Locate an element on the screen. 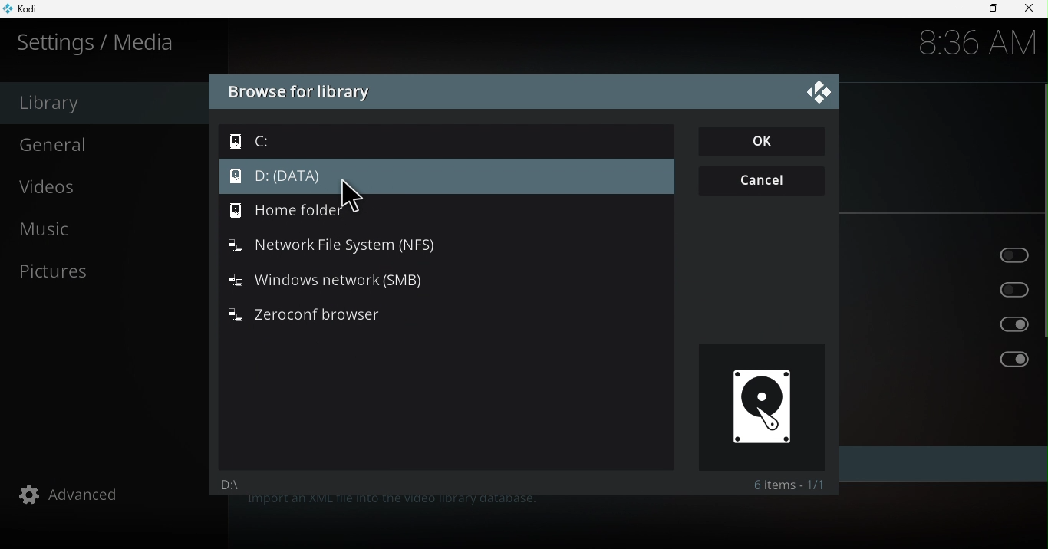  Update library on startup is located at coordinates (941, 253).